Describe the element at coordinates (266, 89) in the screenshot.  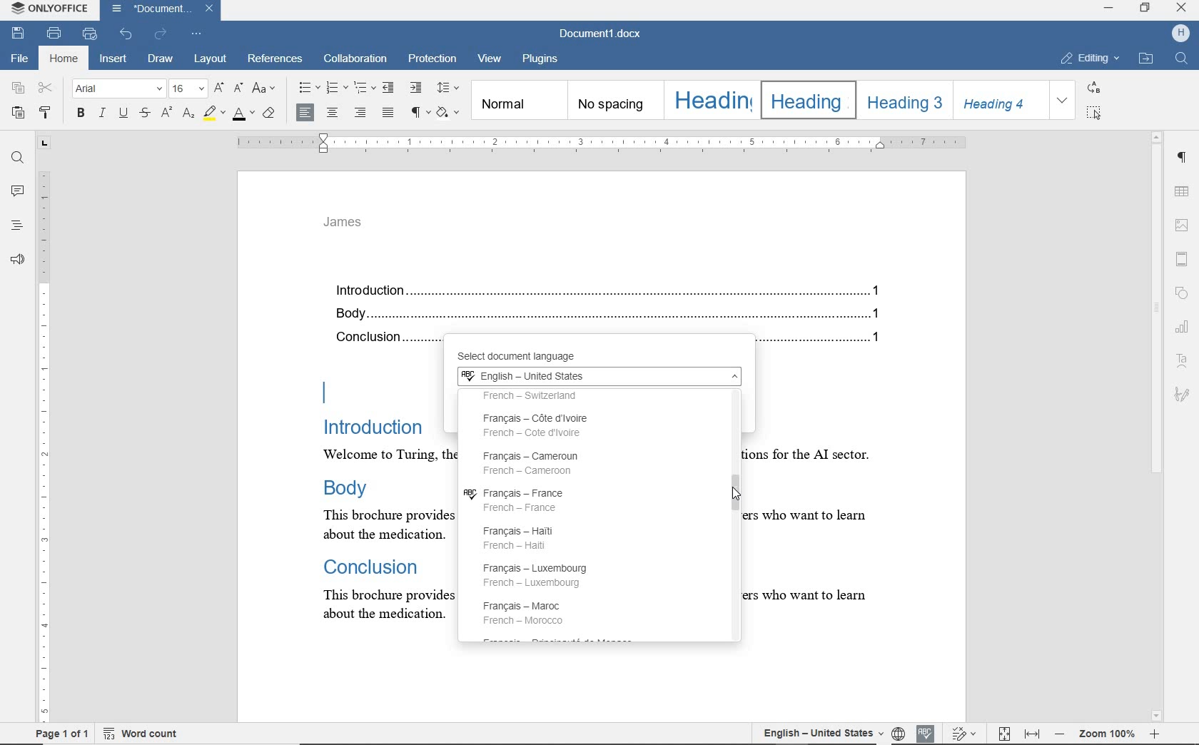
I see `change case` at that location.